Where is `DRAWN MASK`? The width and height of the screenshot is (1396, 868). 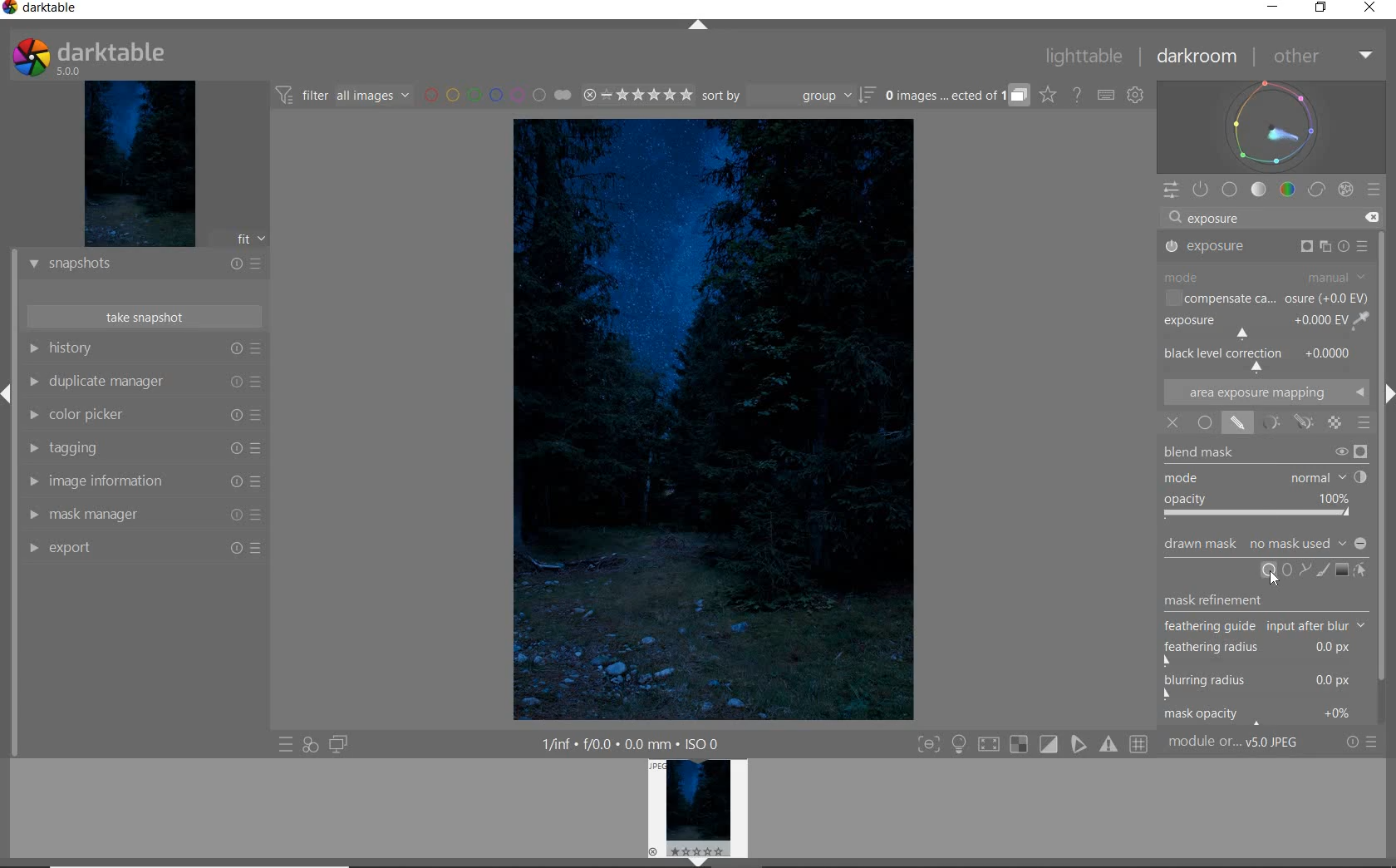
DRAWN MASK is located at coordinates (1263, 544).